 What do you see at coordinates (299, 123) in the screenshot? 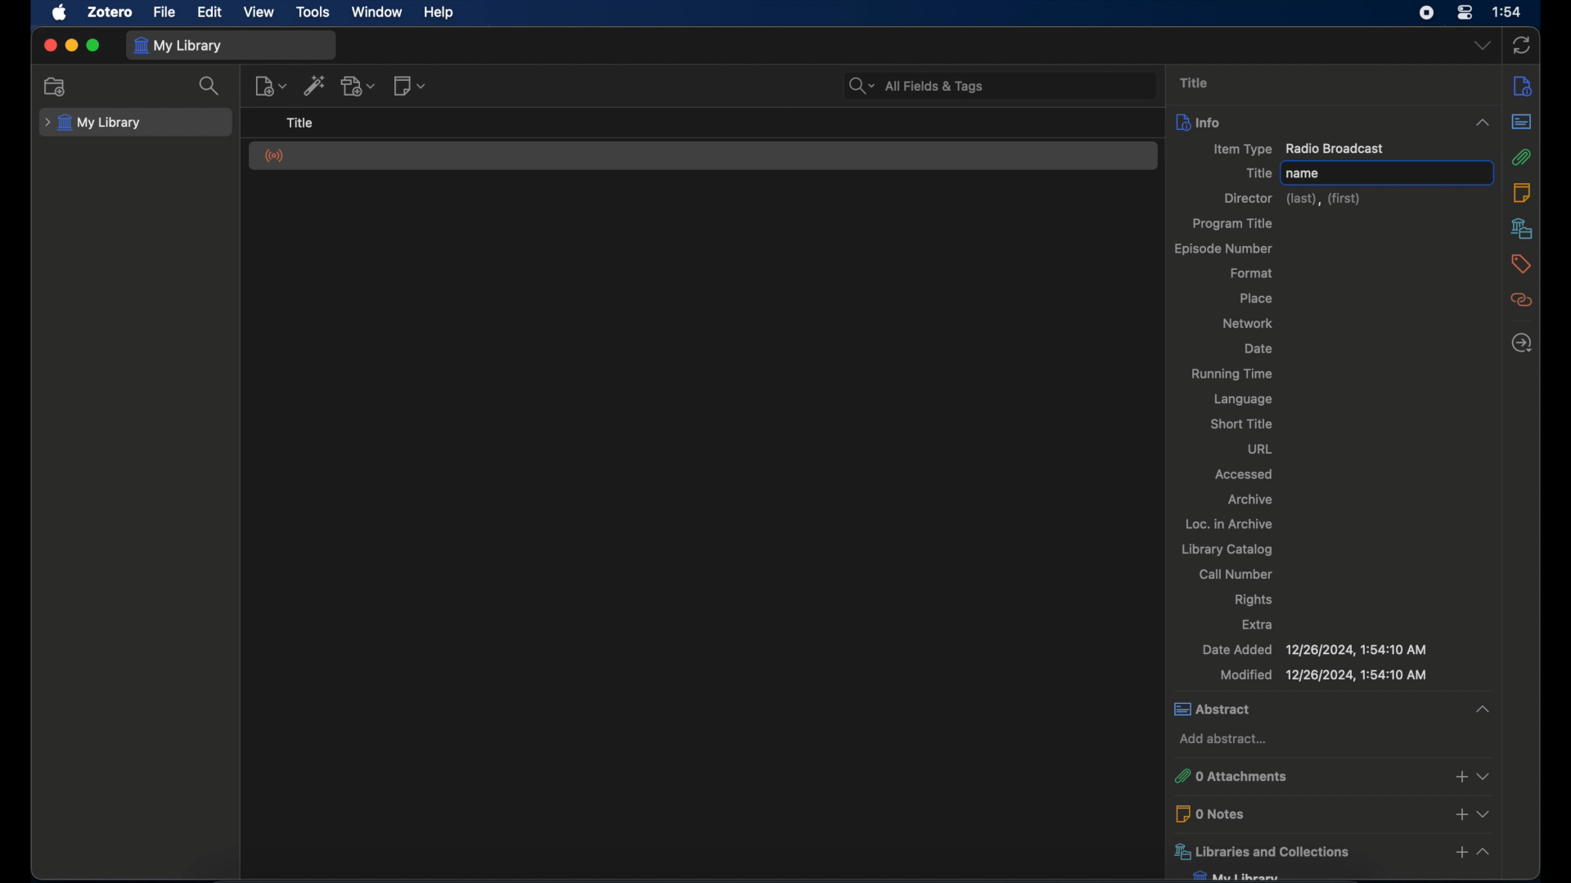
I see `title` at bounding box center [299, 123].